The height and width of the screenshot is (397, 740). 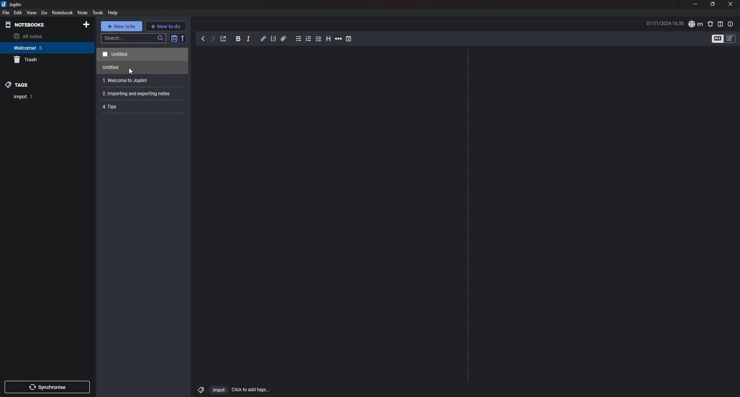 What do you see at coordinates (248, 39) in the screenshot?
I see `italic` at bounding box center [248, 39].